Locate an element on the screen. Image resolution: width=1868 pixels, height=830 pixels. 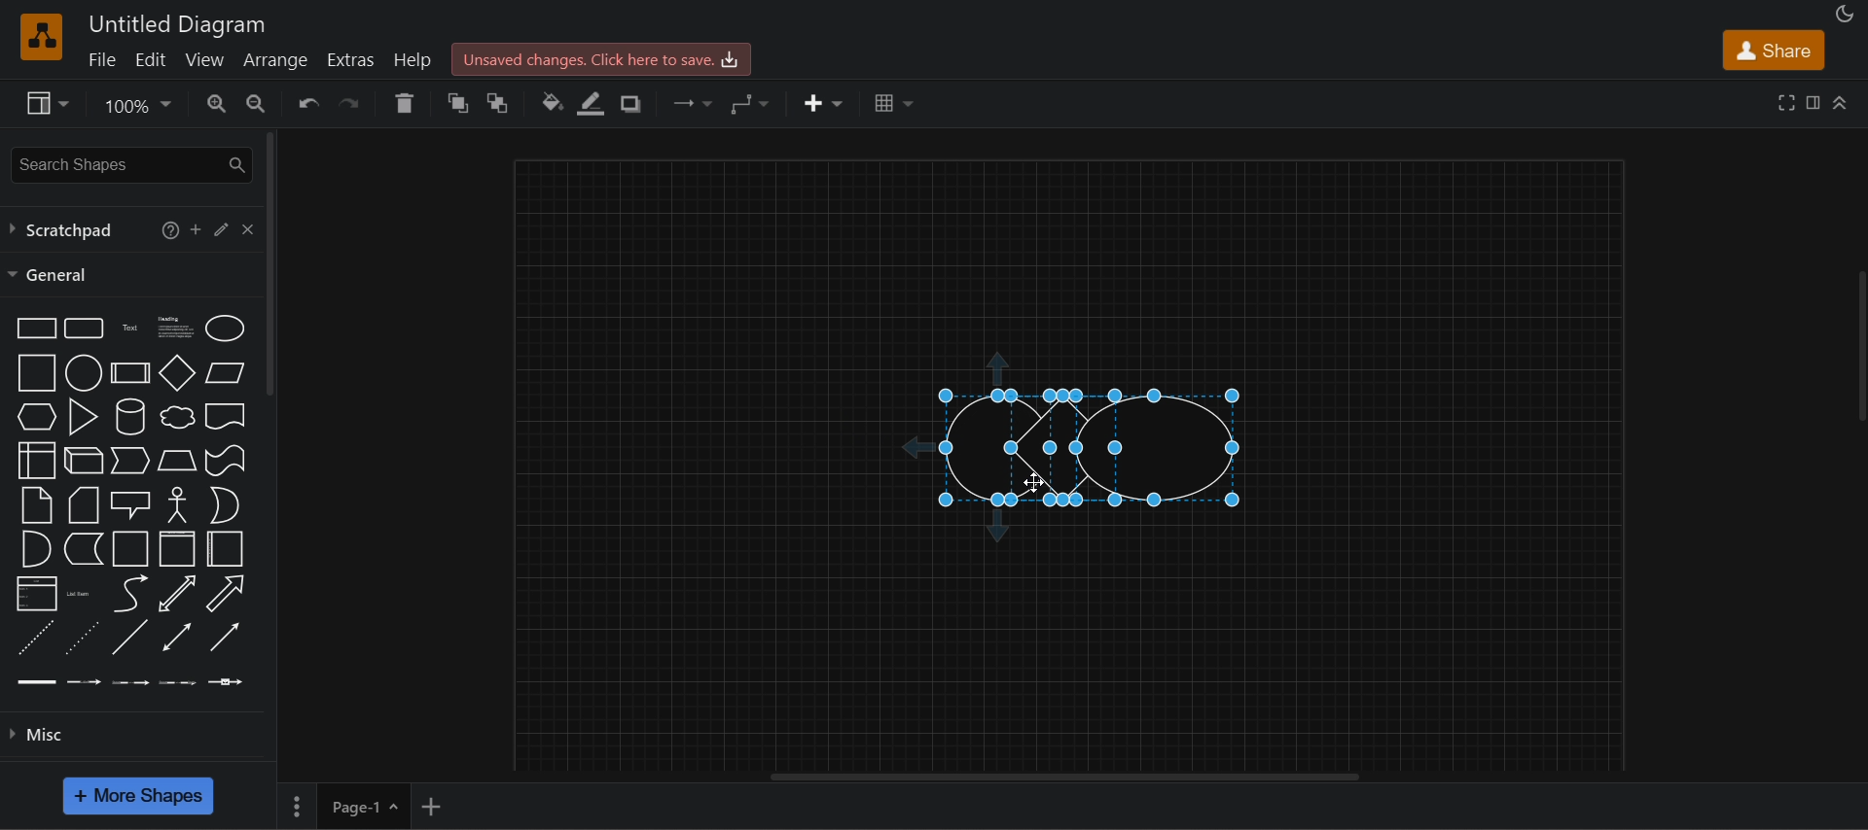
parallelogram is located at coordinates (225, 372).